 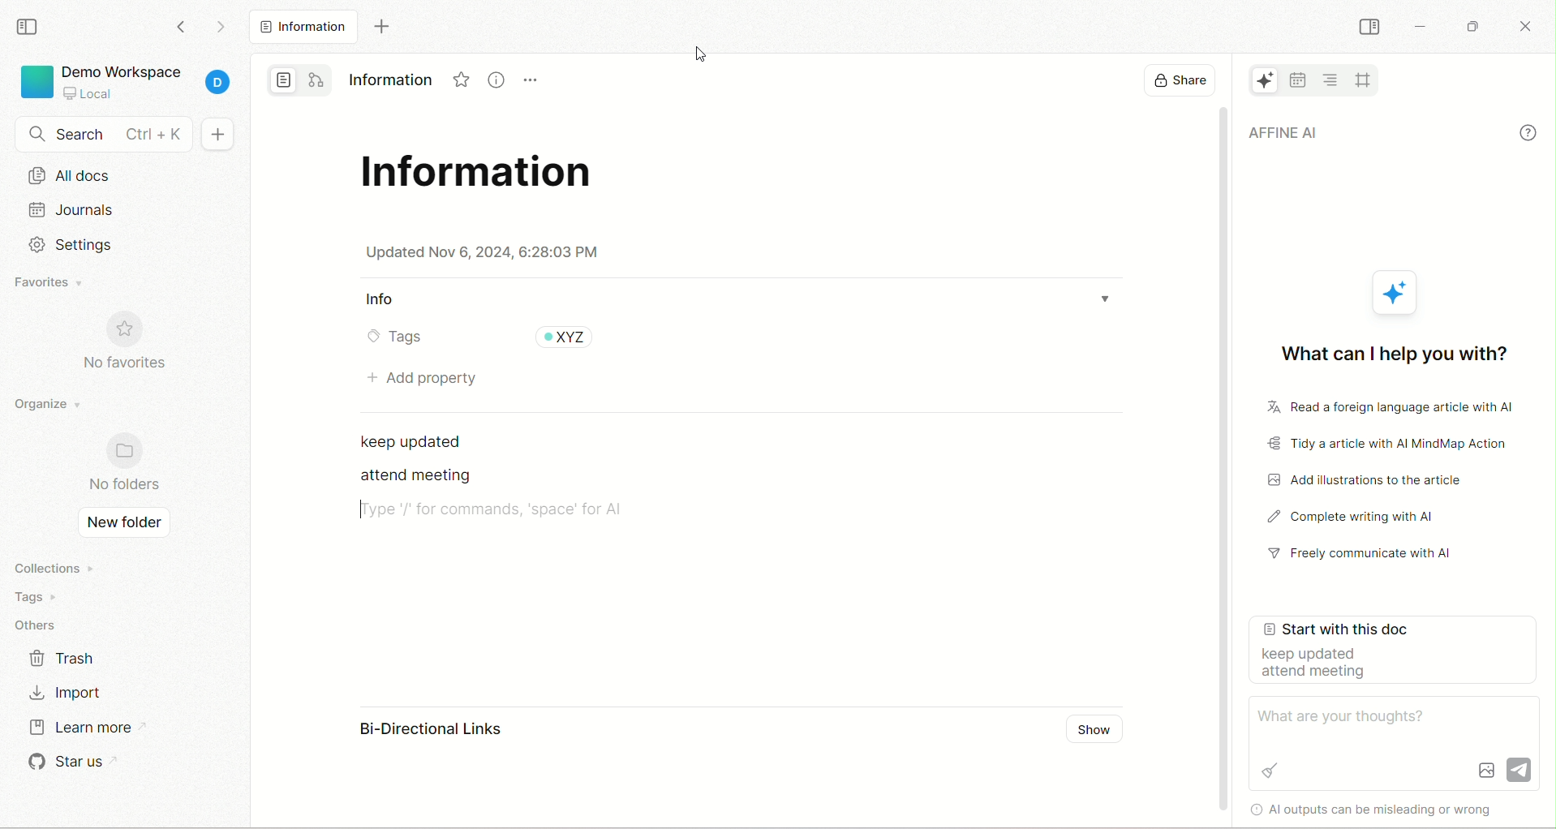 What do you see at coordinates (384, 300) in the screenshot?
I see `Info` at bounding box center [384, 300].